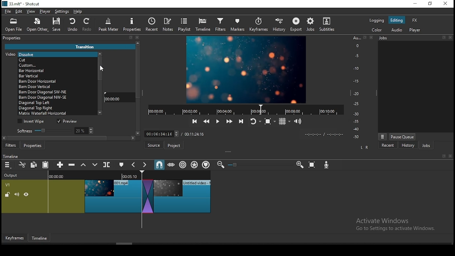 The height and width of the screenshot is (256, 455). I want to click on video track, so click(106, 194).